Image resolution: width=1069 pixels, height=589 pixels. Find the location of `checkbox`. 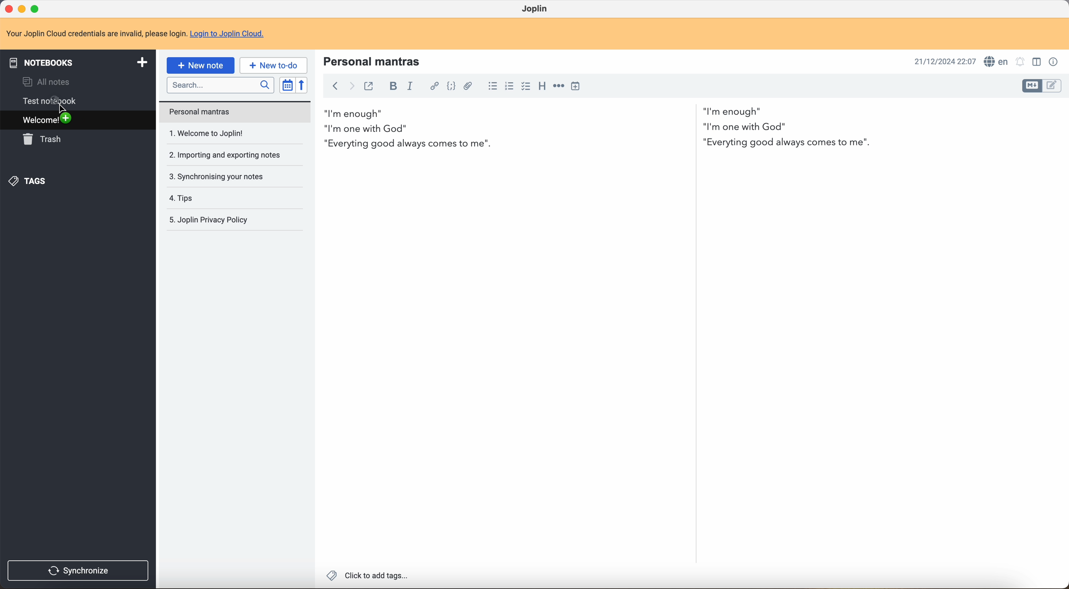

checkbox is located at coordinates (527, 86).